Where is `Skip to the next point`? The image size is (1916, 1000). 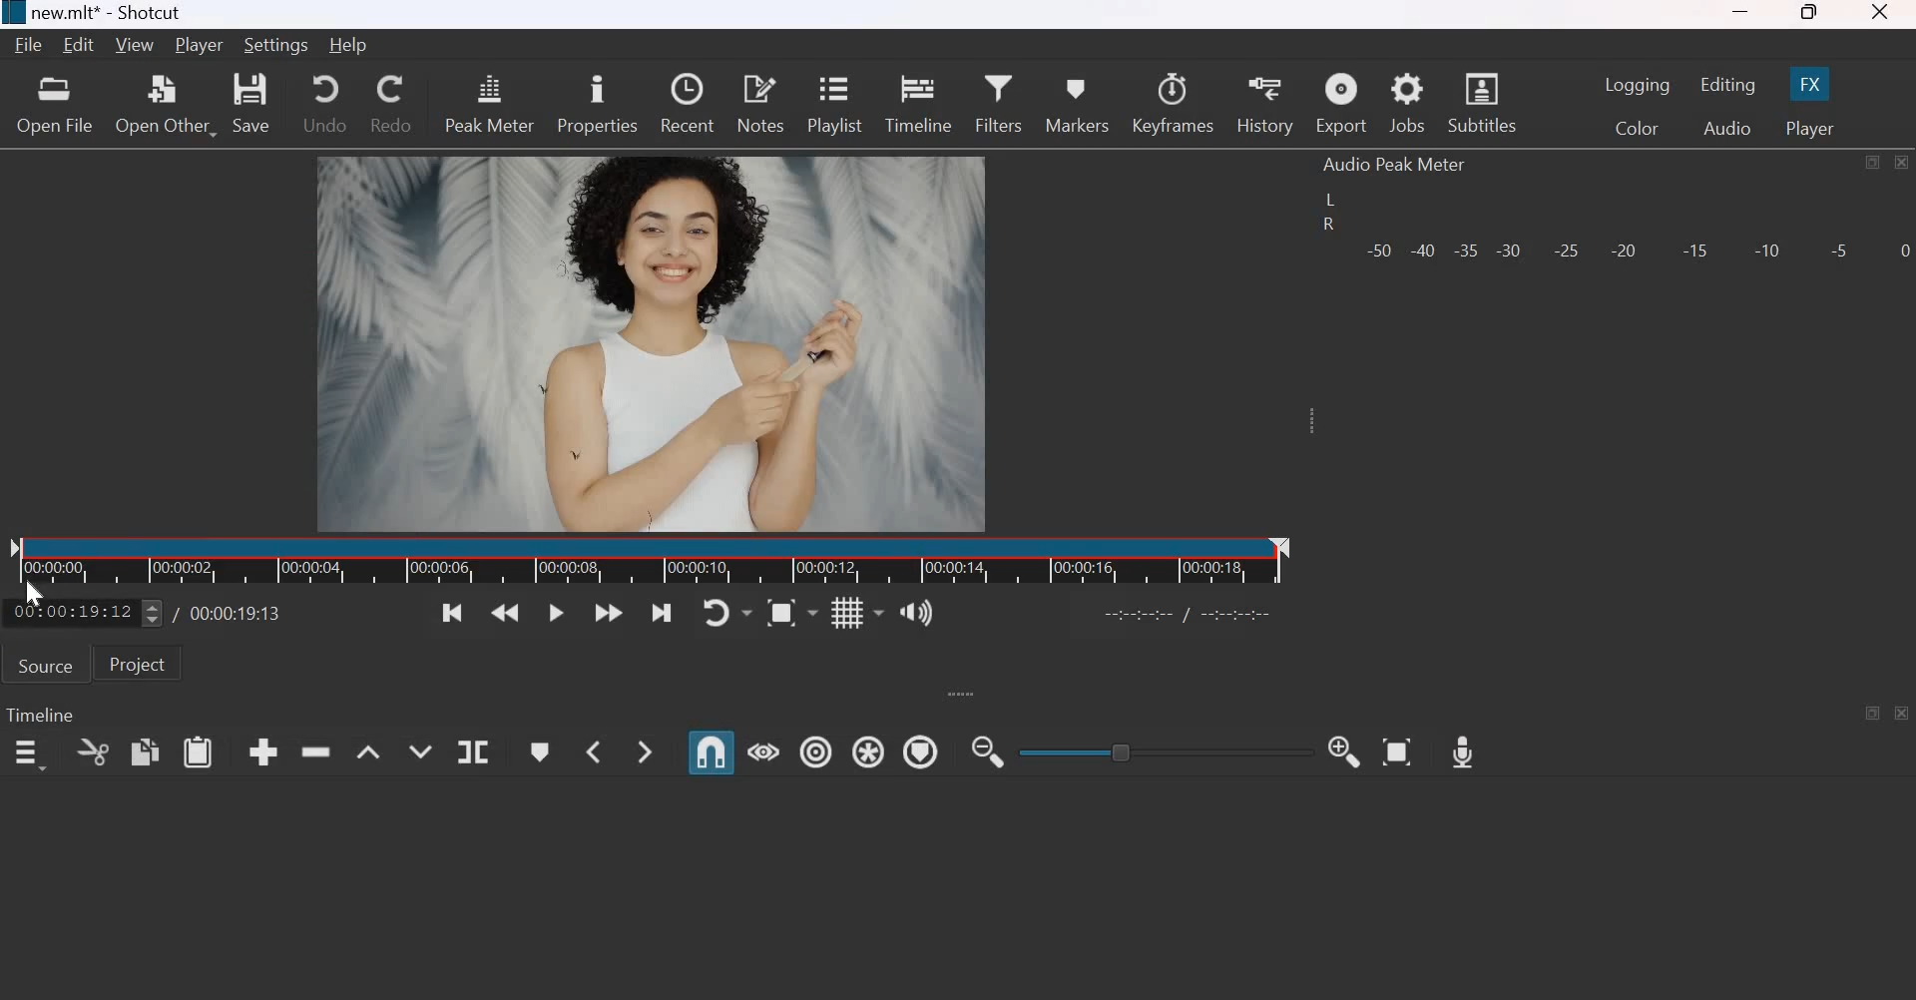
Skip to the next point is located at coordinates (664, 611).